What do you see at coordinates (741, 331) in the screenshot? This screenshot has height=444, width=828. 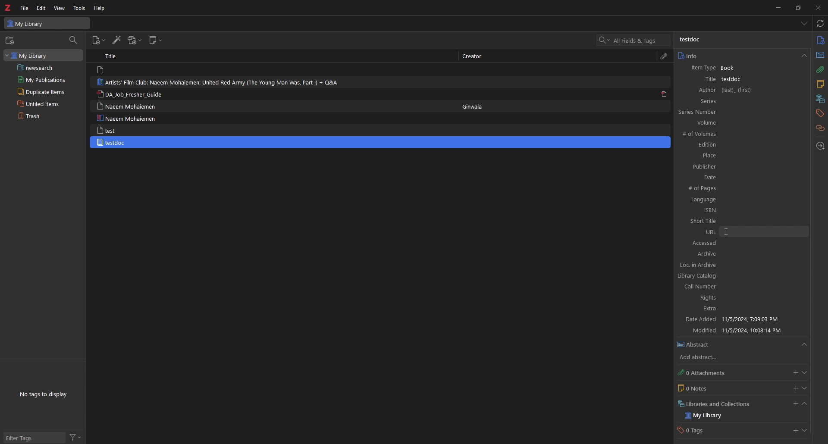 I see `Modified 11/5/2024 10:08:14 PM` at bounding box center [741, 331].